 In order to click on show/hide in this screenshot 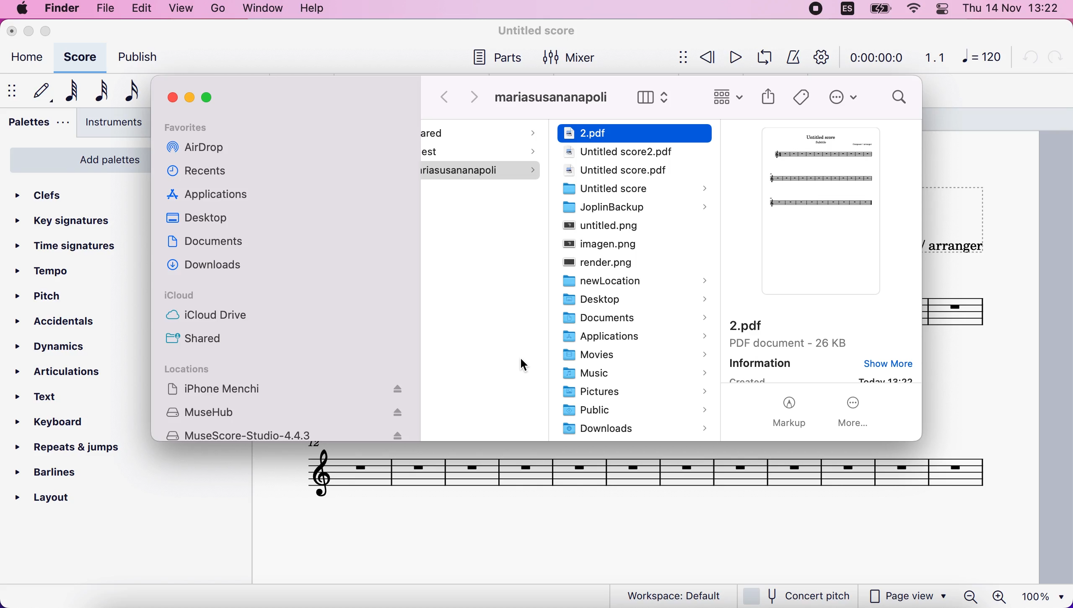, I will do `click(682, 57)`.